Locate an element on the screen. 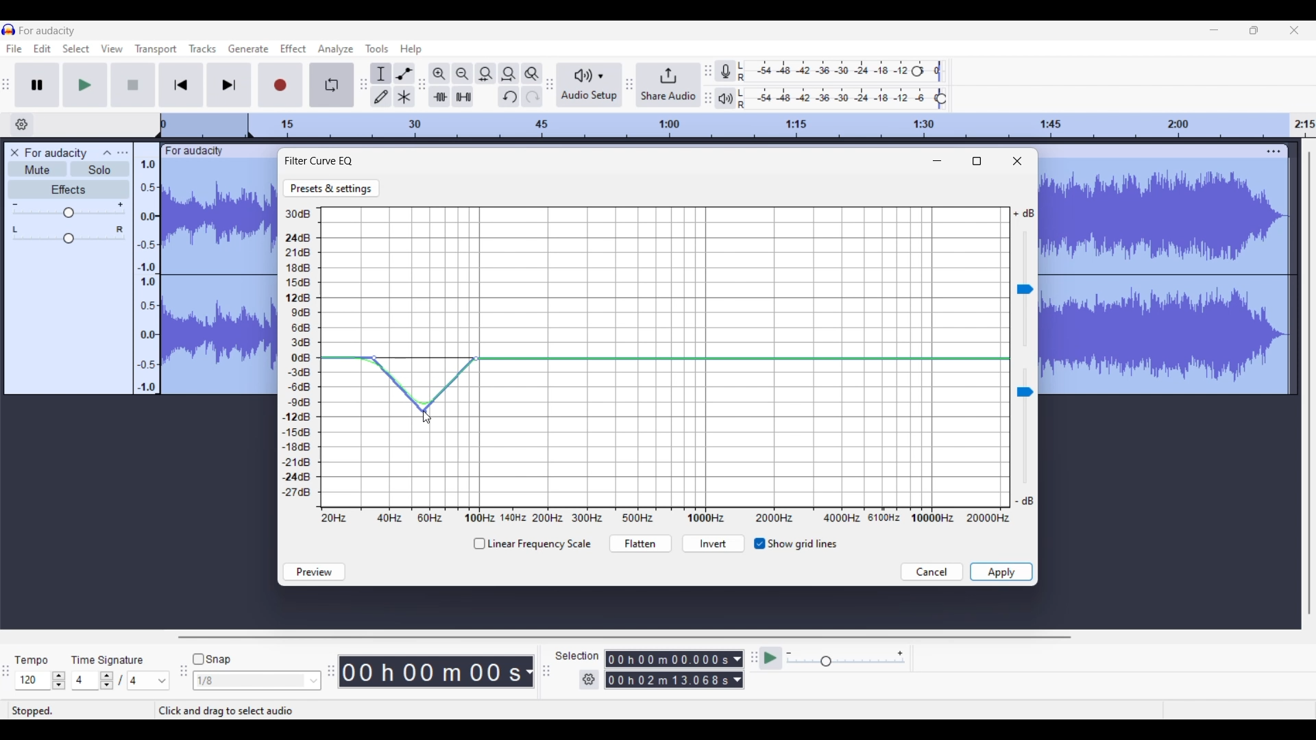 The height and width of the screenshot is (740, 1316). Scale to measure audio is located at coordinates (145, 268).